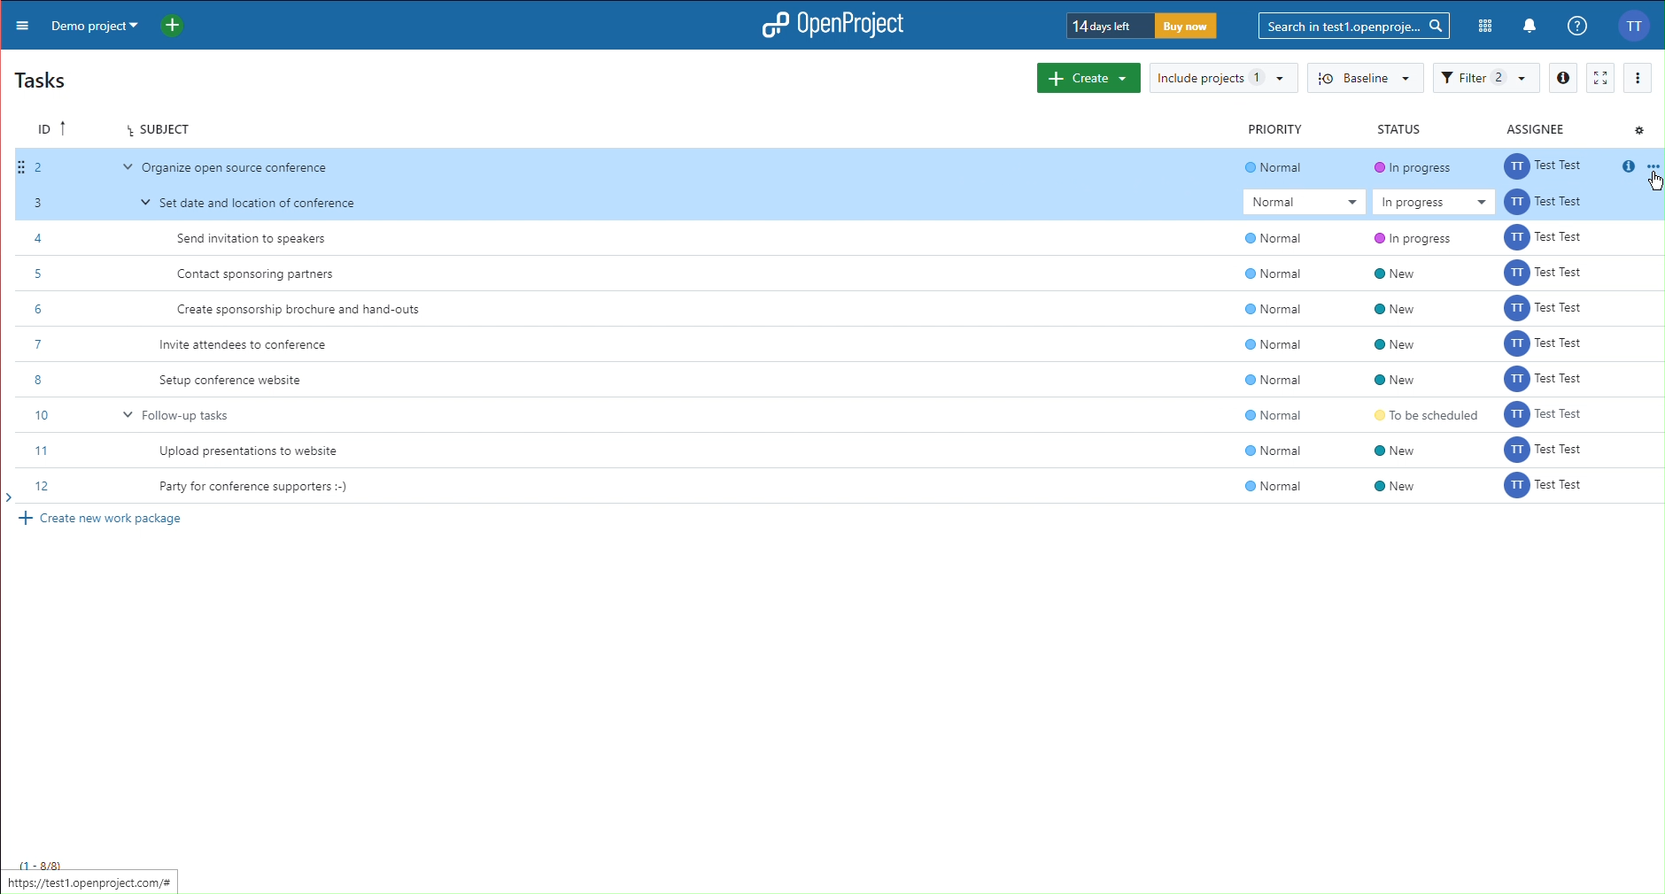 The height and width of the screenshot is (894, 1665). Describe the element at coordinates (1356, 25) in the screenshot. I see `Search bar` at that location.